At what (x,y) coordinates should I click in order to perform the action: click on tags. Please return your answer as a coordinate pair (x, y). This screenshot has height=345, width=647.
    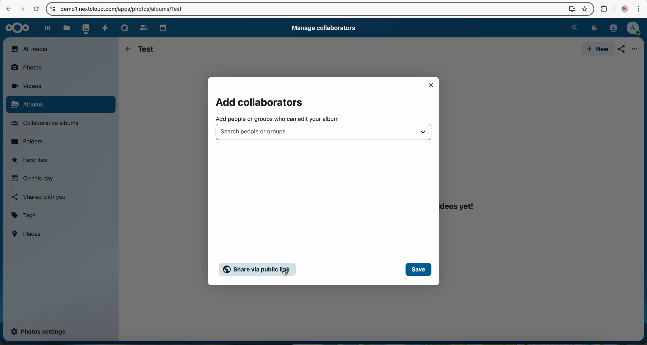
    Looking at the image, I should click on (24, 216).